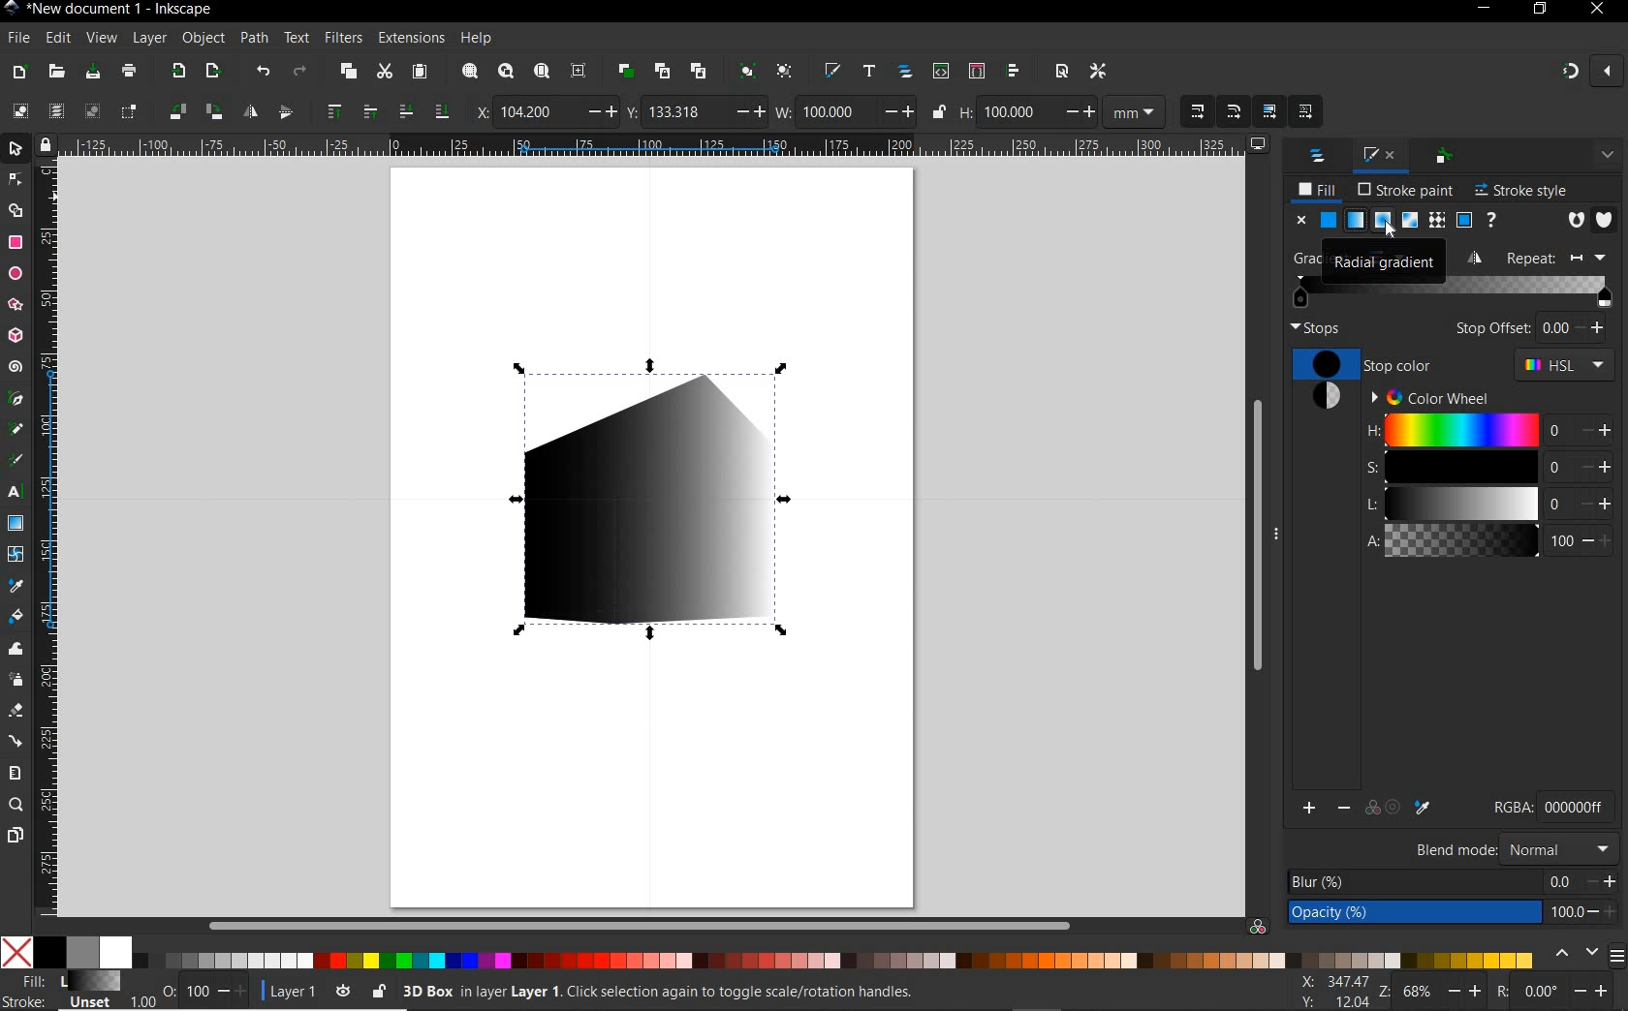  I want to click on selection bar, so click(1535, 292).